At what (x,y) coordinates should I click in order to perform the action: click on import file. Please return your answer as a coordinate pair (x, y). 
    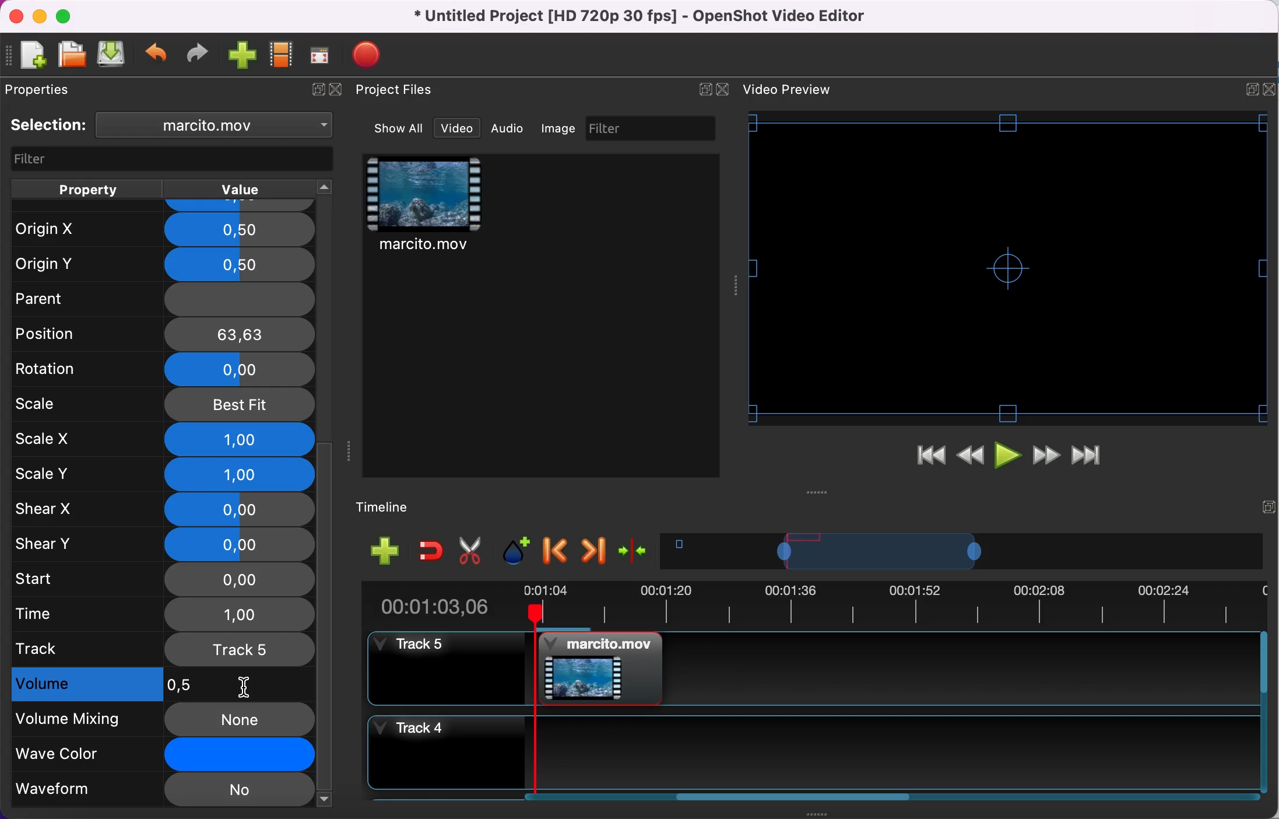
    Looking at the image, I should click on (243, 56).